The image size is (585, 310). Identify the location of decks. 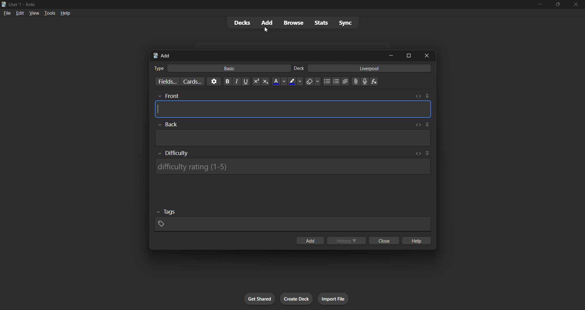
(239, 24).